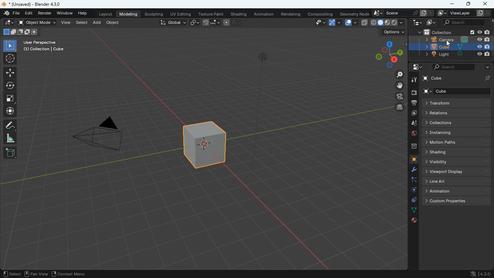  Describe the element at coordinates (399, 97) in the screenshot. I see `film` at that location.